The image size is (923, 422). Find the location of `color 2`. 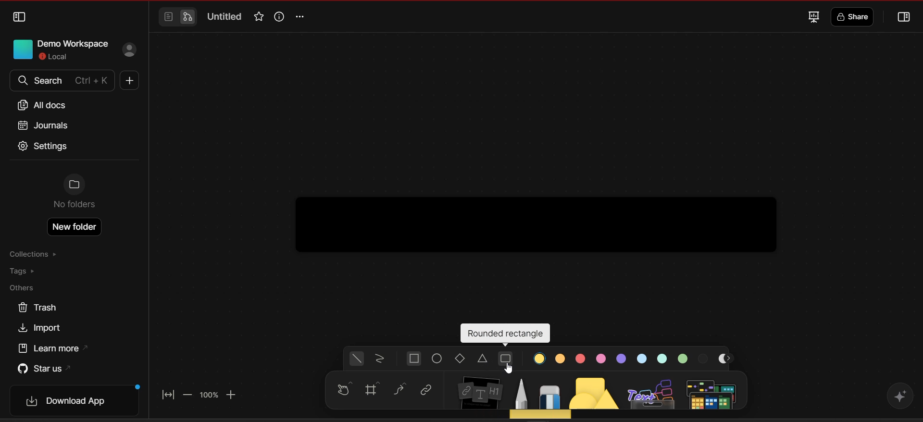

color 2 is located at coordinates (561, 358).